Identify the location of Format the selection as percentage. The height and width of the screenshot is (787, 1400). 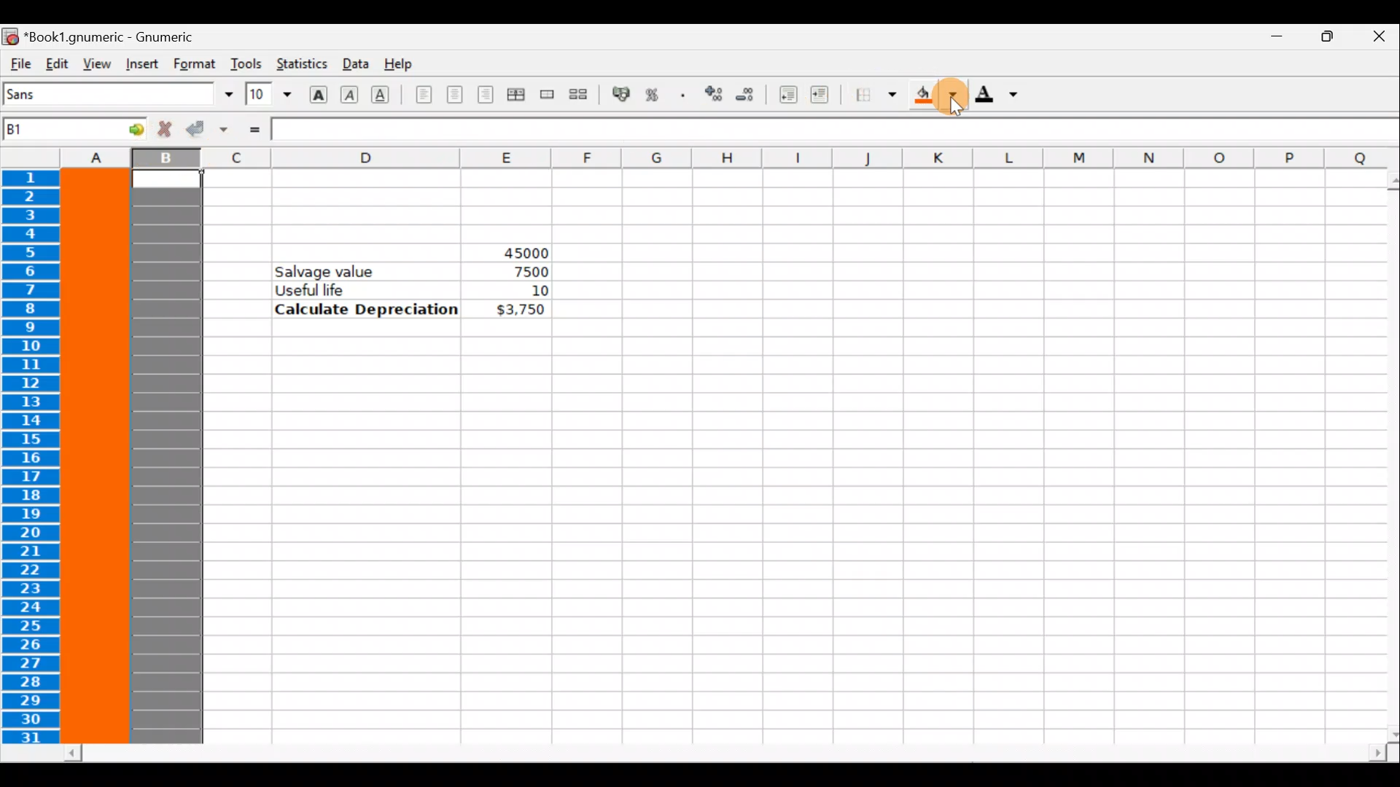
(655, 97).